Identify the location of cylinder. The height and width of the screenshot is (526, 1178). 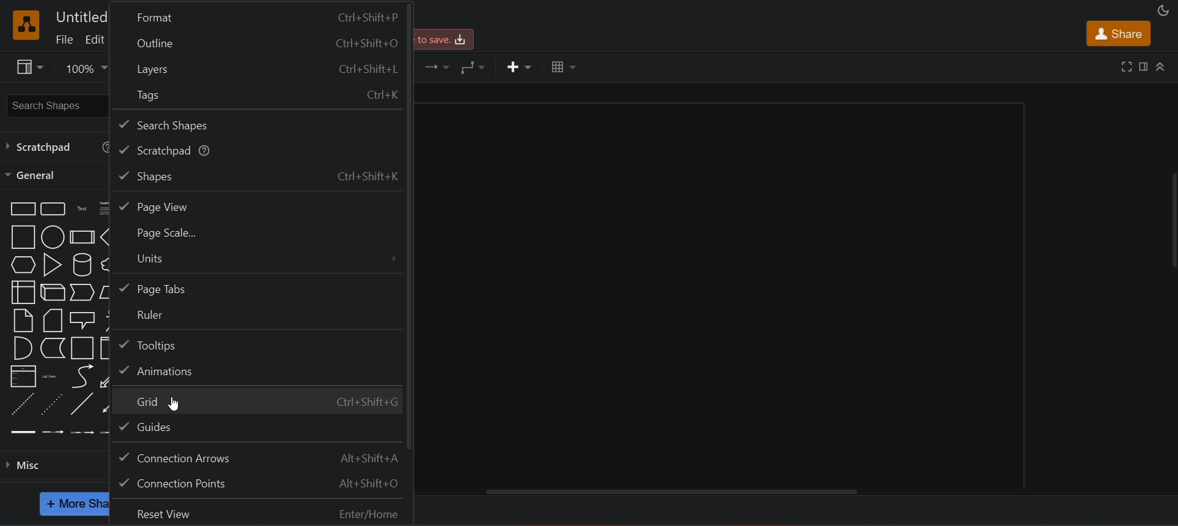
(82, 264).